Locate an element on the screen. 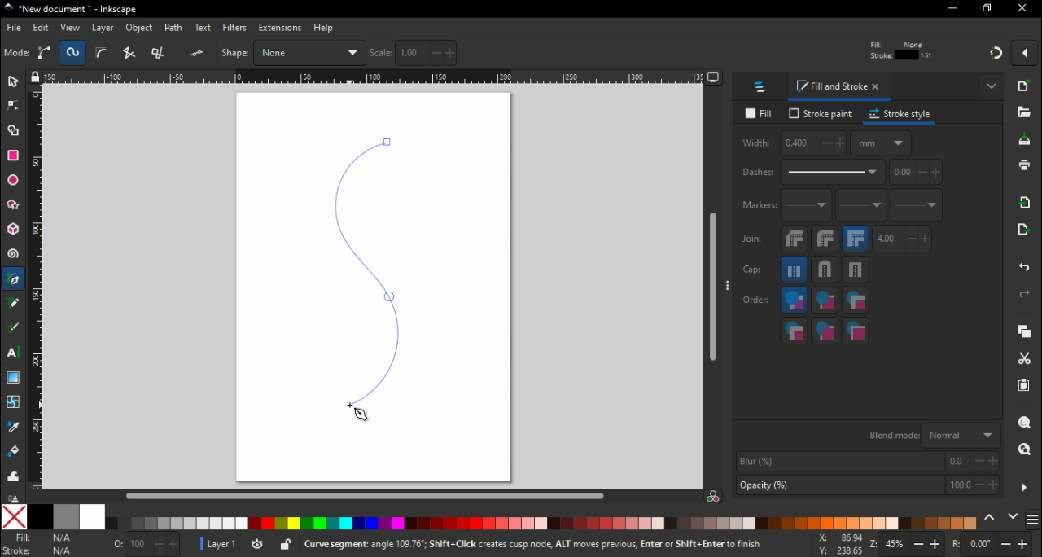  blur is located at coordinates (869, 461).